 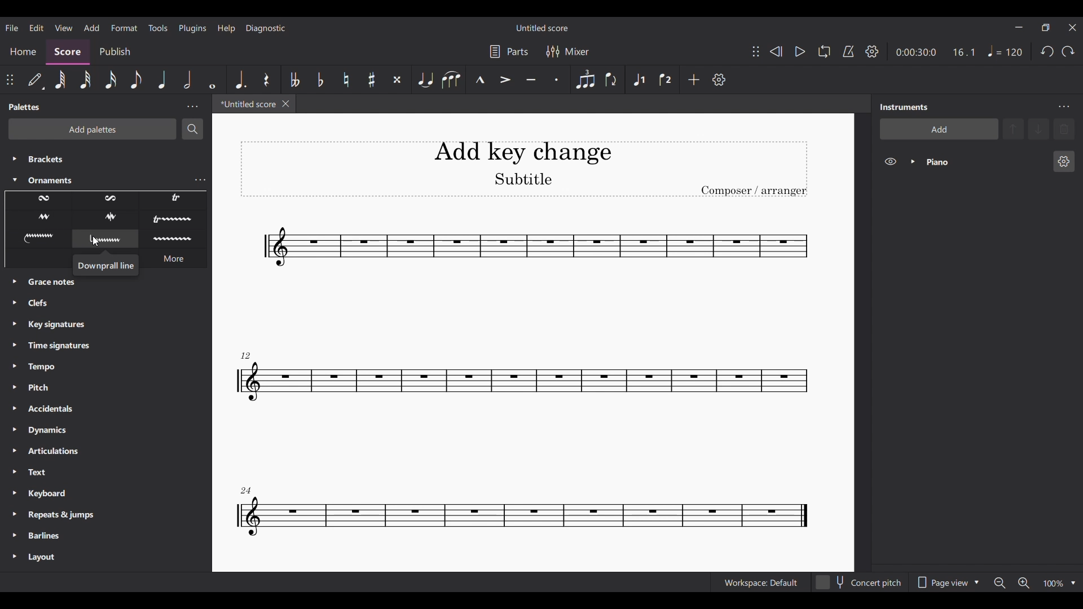 What do you see at coordinates (226, 28) in the screenshot?
I see `Help menu` at bounding box center [226, 28].